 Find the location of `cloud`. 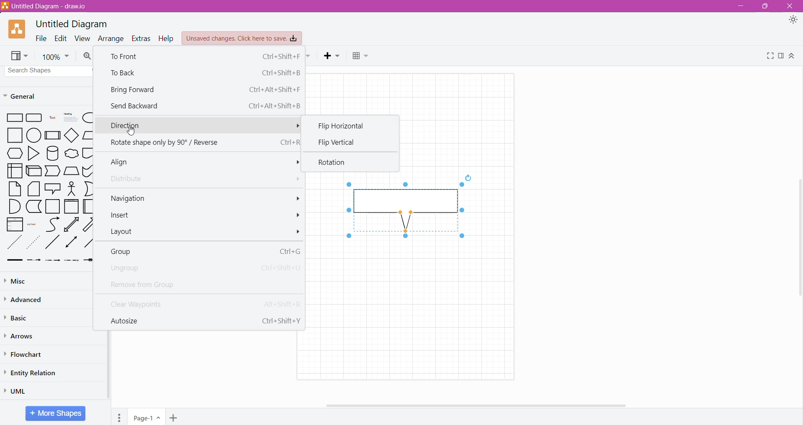

cloud is located at coordinates (71, 152).